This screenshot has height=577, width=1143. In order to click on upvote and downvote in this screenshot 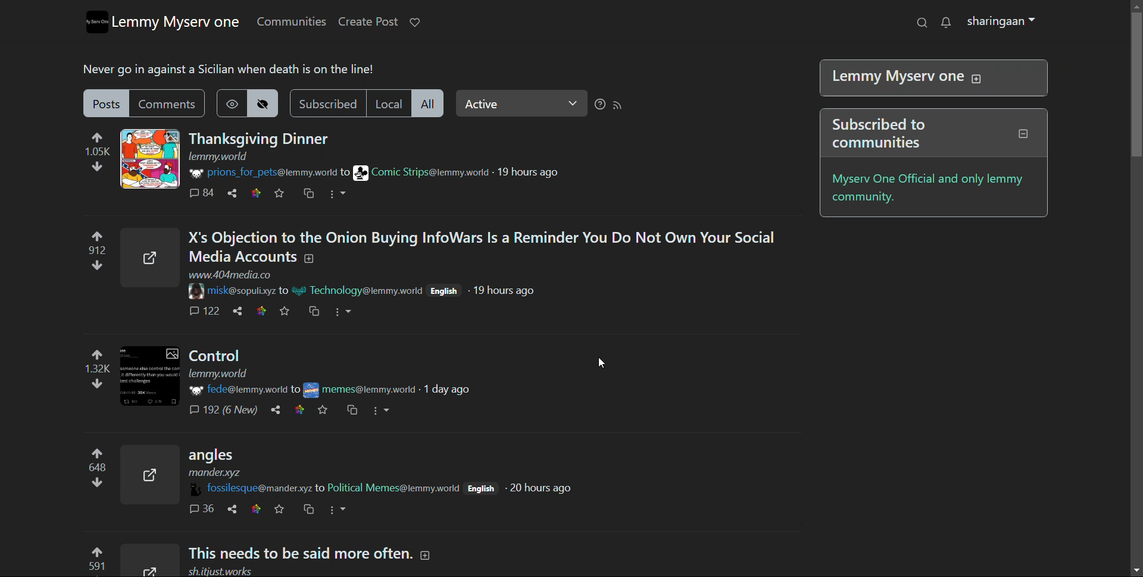, I will do `click(90, 472)`.